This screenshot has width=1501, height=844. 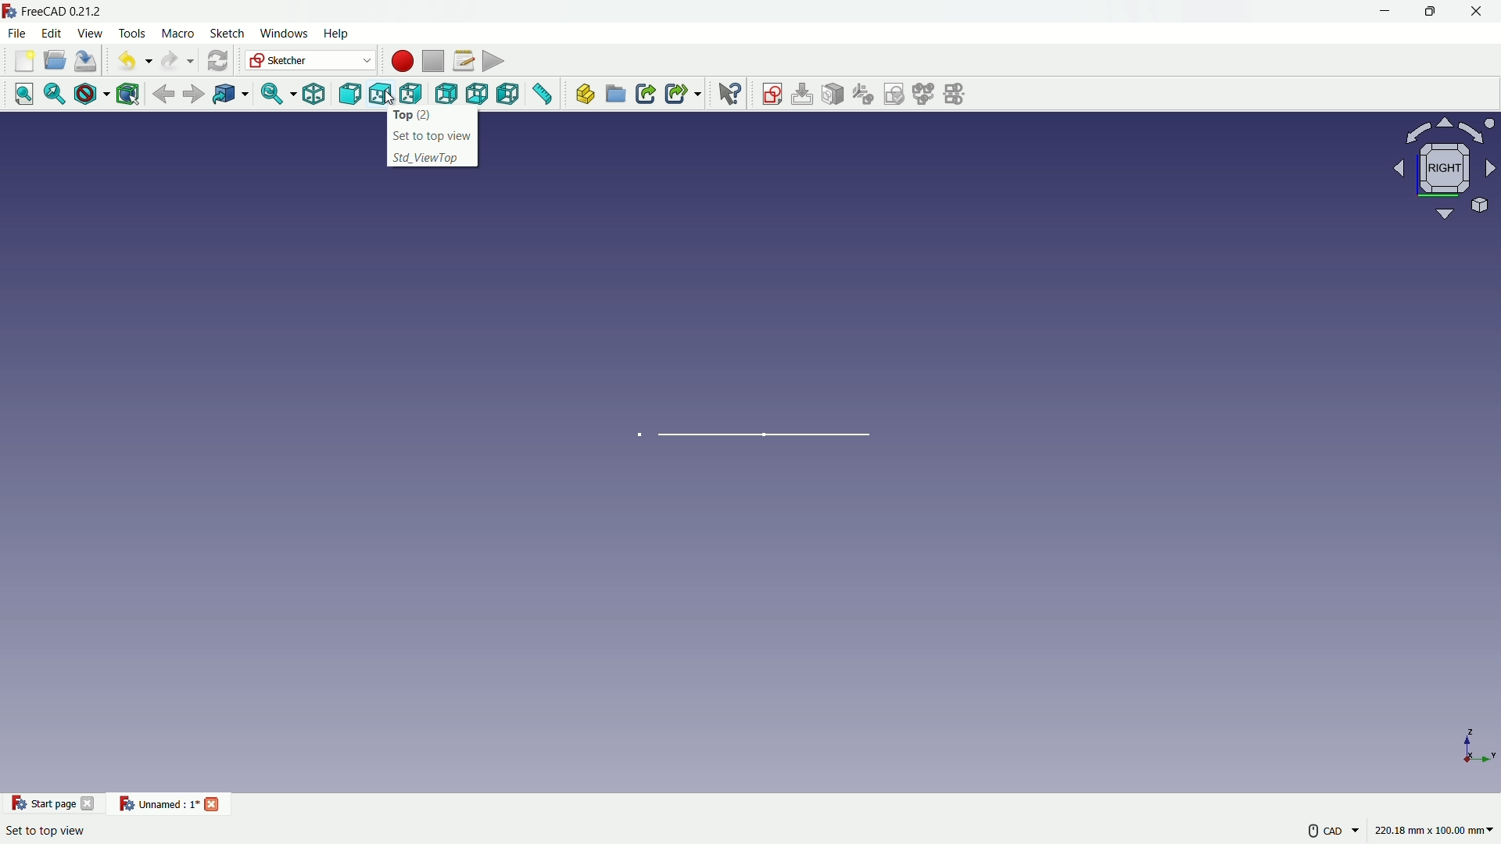 I want to click on macros, so click(x=463, y=60).